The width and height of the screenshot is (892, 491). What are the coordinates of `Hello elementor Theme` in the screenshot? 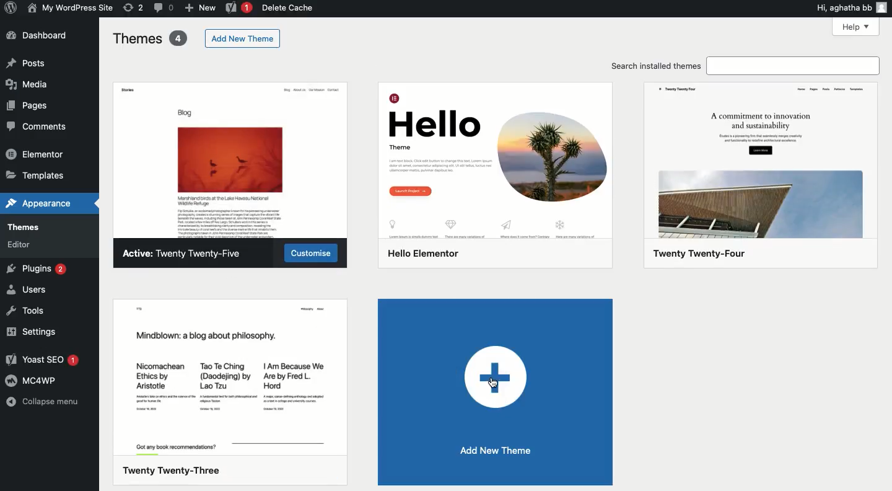 It's located at (494, 175).